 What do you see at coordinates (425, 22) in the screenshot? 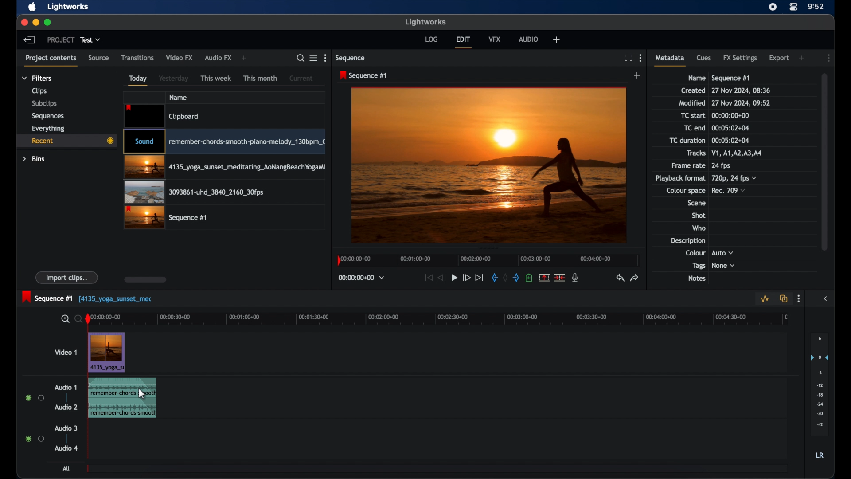
I see `lightworks` at bounding box center [425, 22].